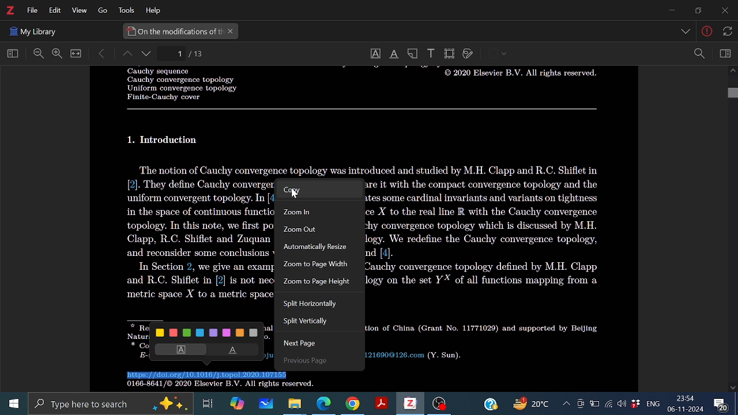 The image size is (738, 415). What do you see at coordinates (10, 10) in the screenshot?
I see `Zotero` at bounding box center [10, 10].